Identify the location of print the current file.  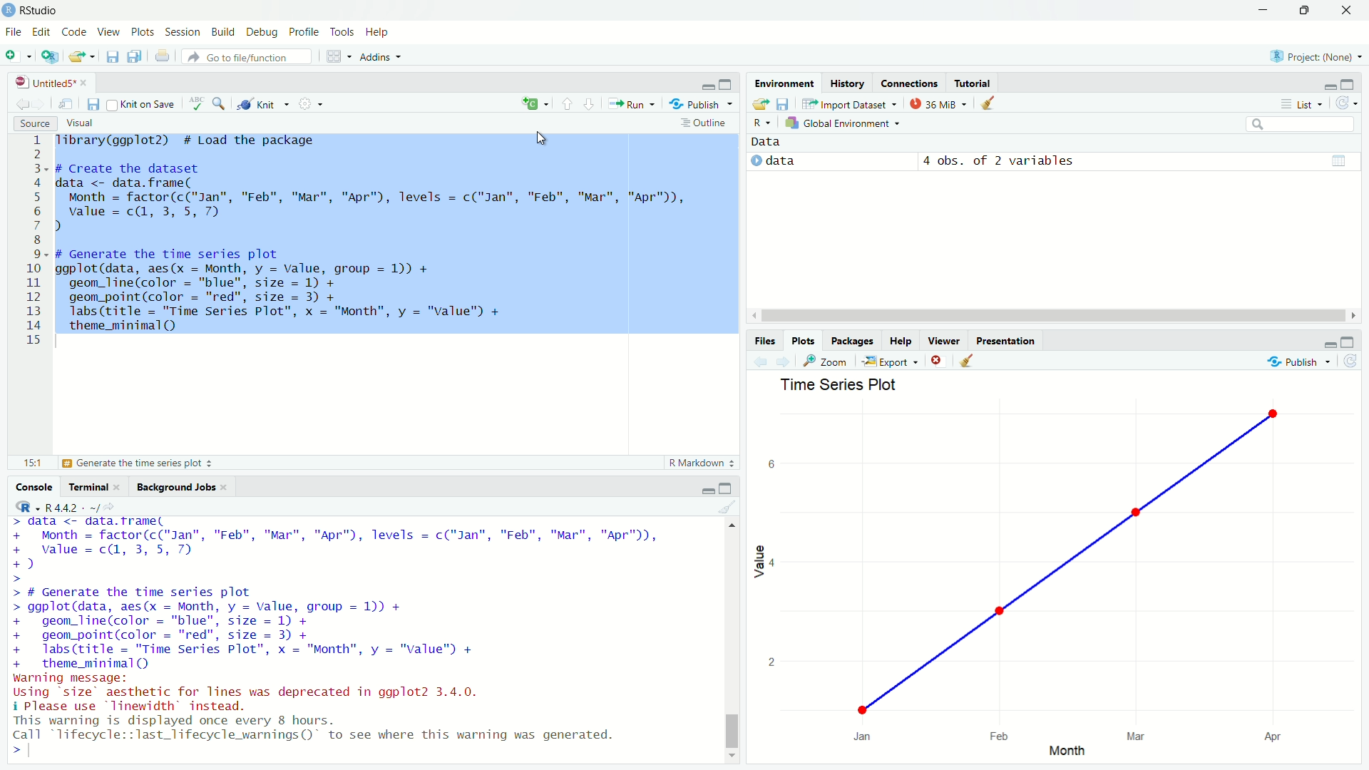
(161, 56).